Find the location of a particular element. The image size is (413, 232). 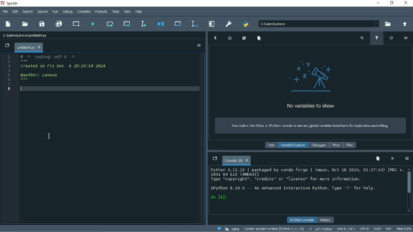

Run current cell and go to the next one is located at coordinates (126, 23).